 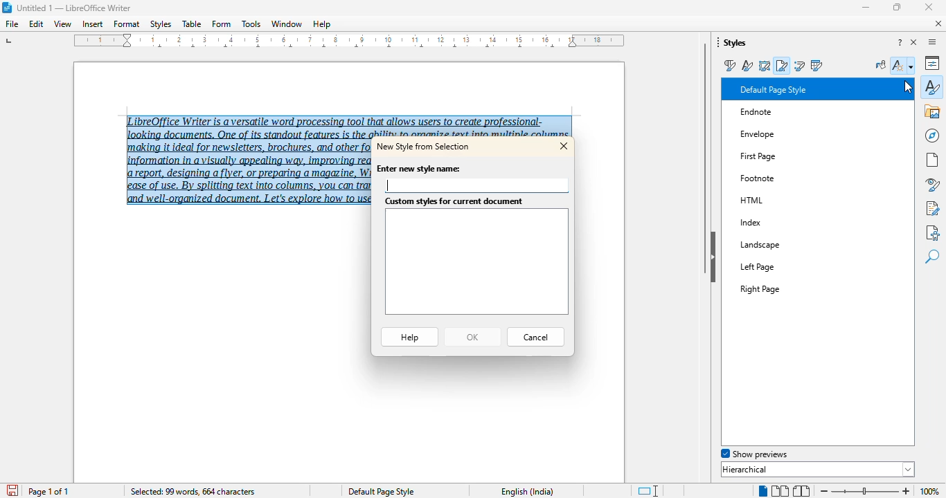 I want to click on book view, so click(x=801, y=491).